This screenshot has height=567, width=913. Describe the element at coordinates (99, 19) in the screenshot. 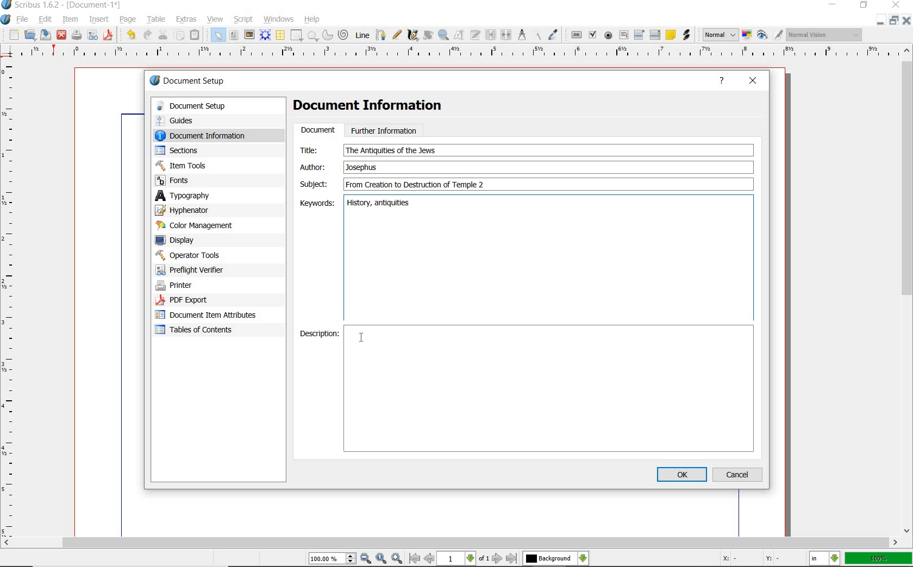

I see `insert` at that location.